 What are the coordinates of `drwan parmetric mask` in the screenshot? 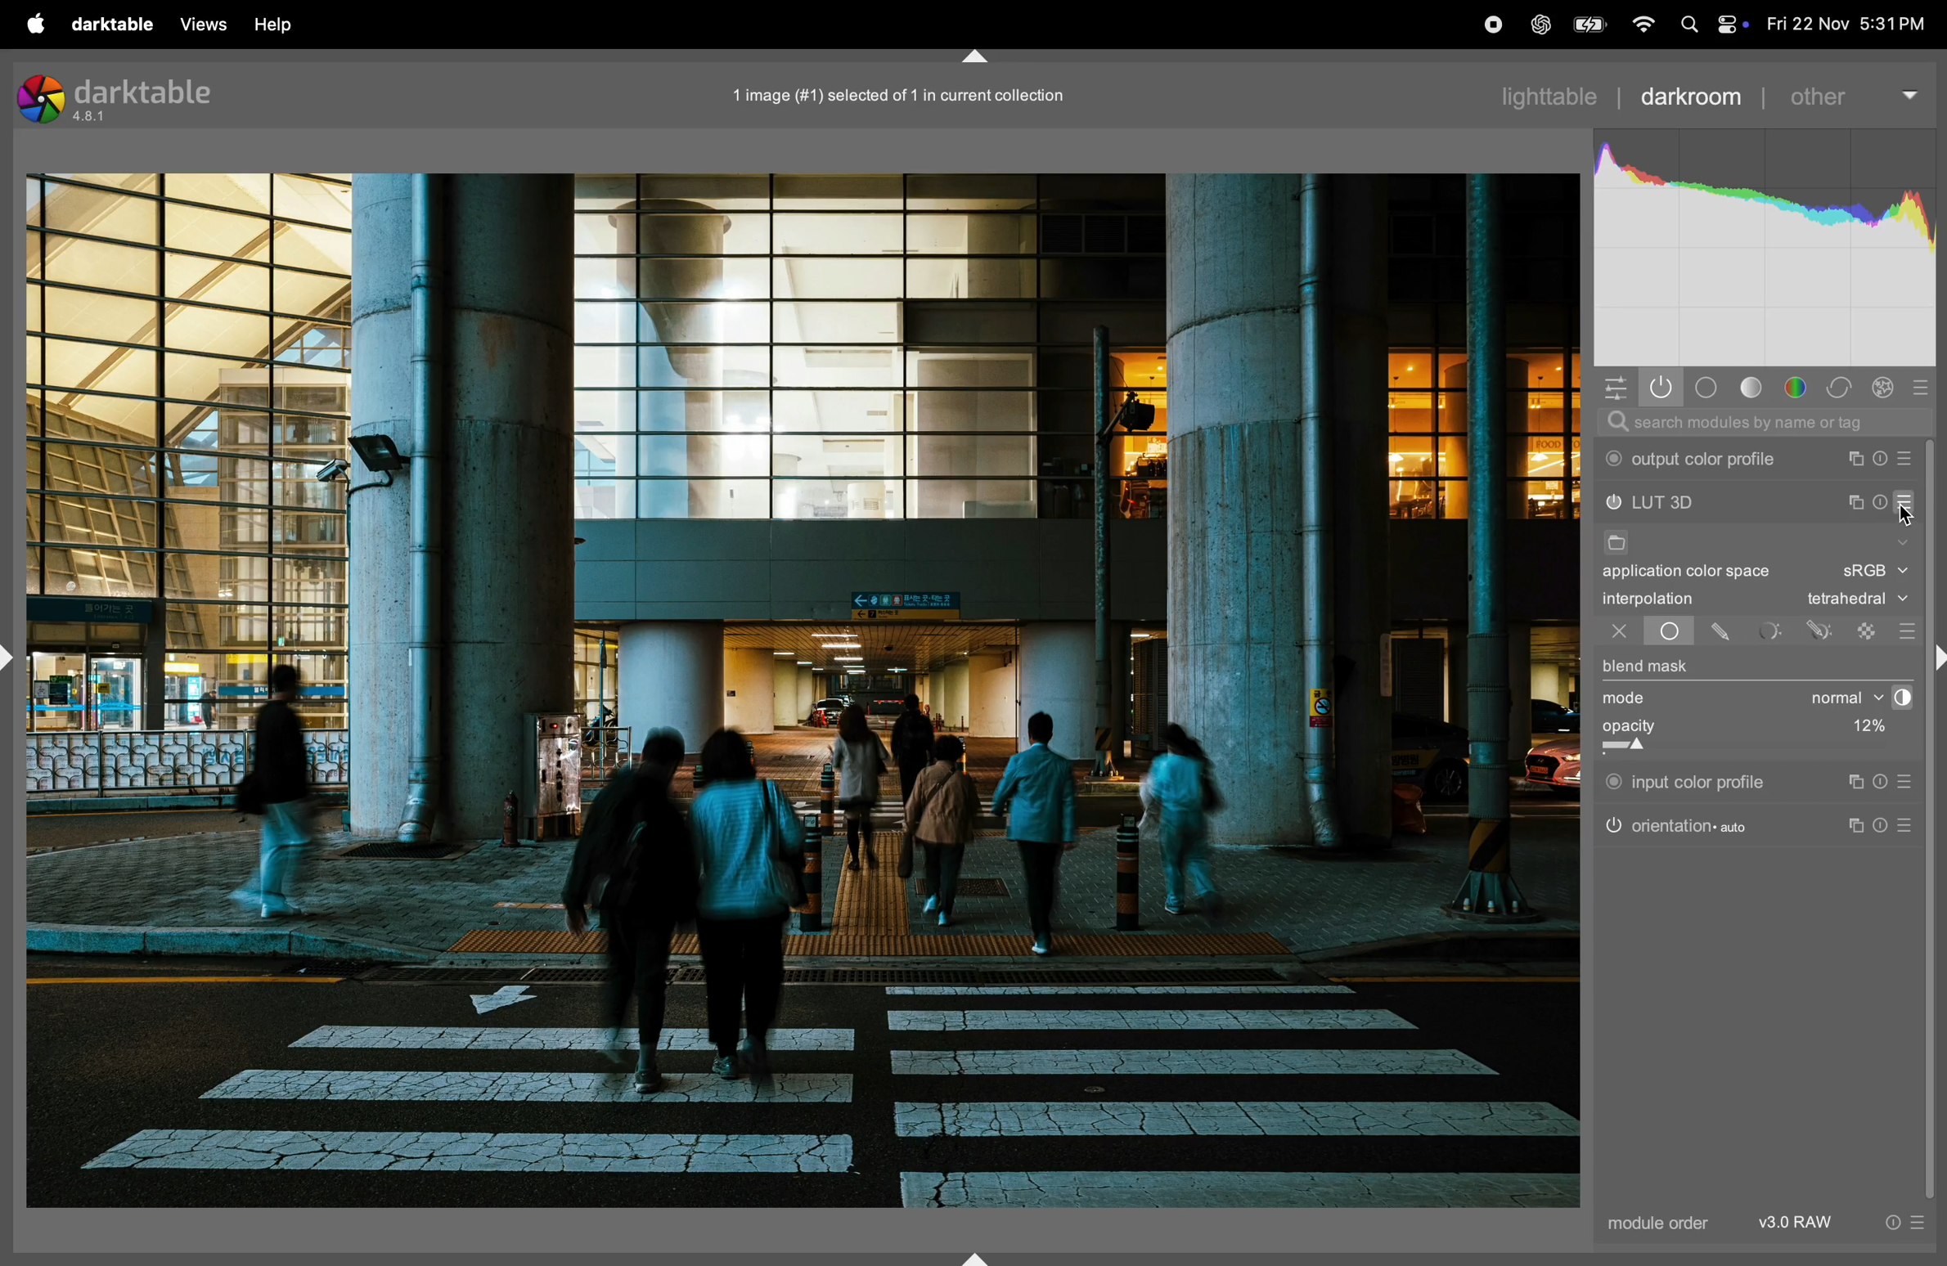 It's located at (1823, 628).